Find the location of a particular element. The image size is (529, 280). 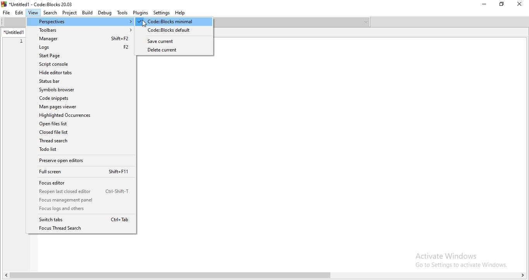

Highlighted Occurences is located at coordinates (82, 114).